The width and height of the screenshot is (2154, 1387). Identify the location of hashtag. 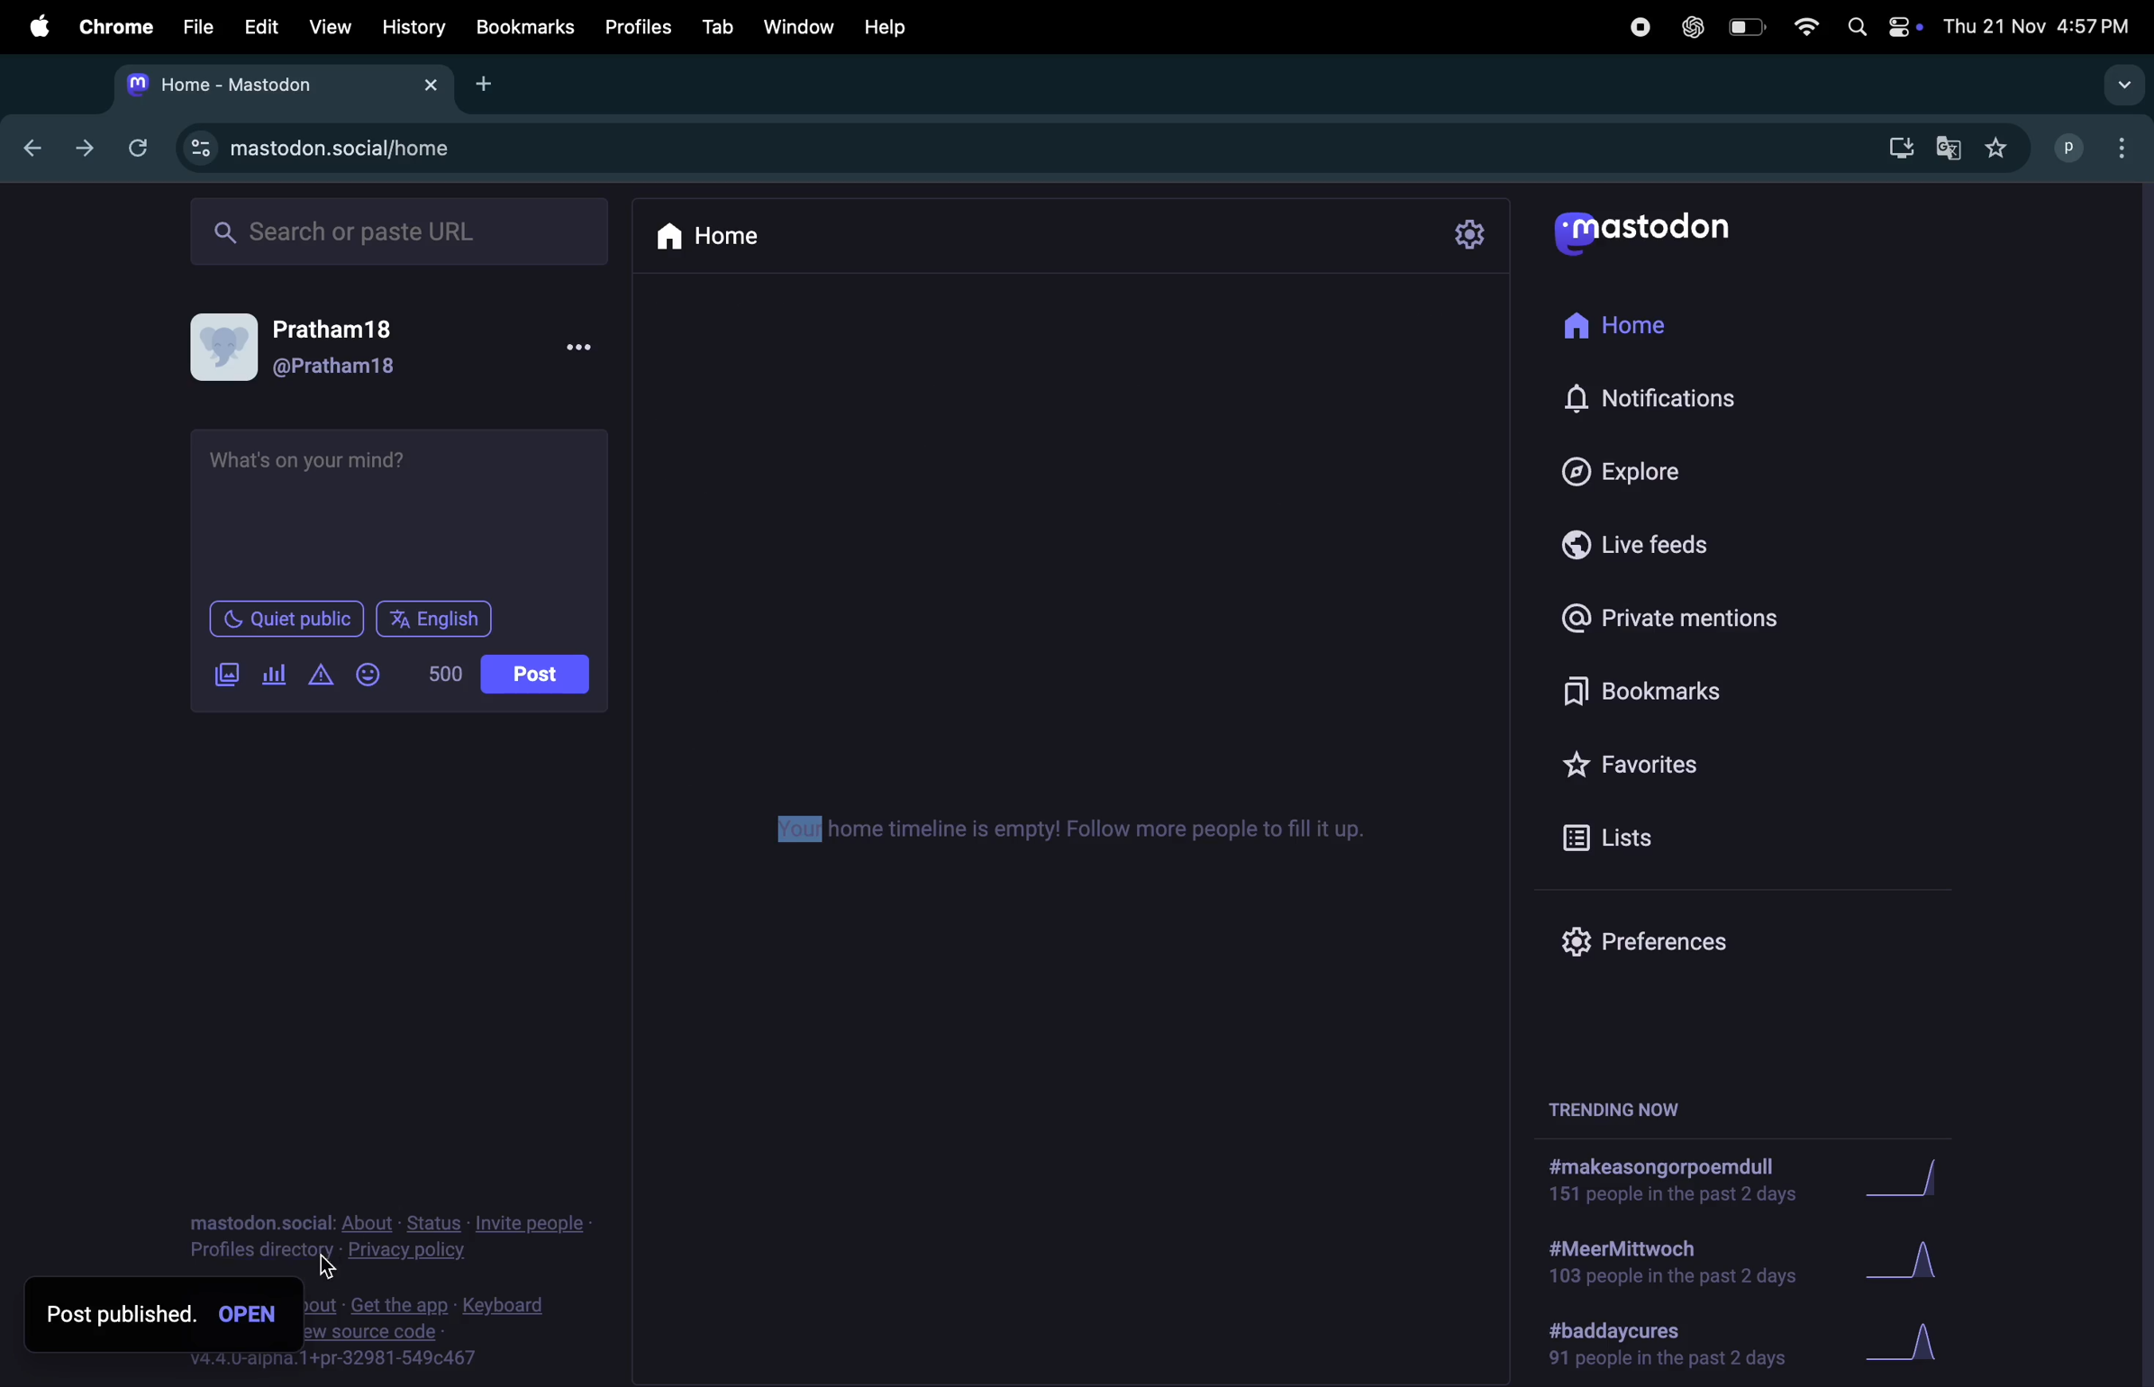
(1657, 1183).